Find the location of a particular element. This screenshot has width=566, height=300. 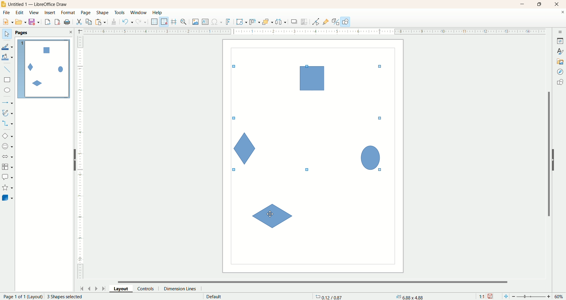

helplines is located at coordinates (175, 22).